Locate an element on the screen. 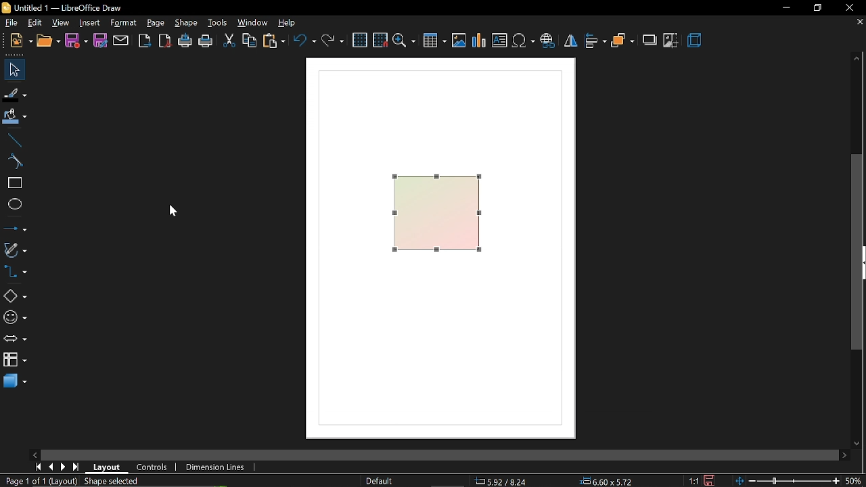 The width and height of the screenshot is (866, 487). open is located at coordinates (47, 41).